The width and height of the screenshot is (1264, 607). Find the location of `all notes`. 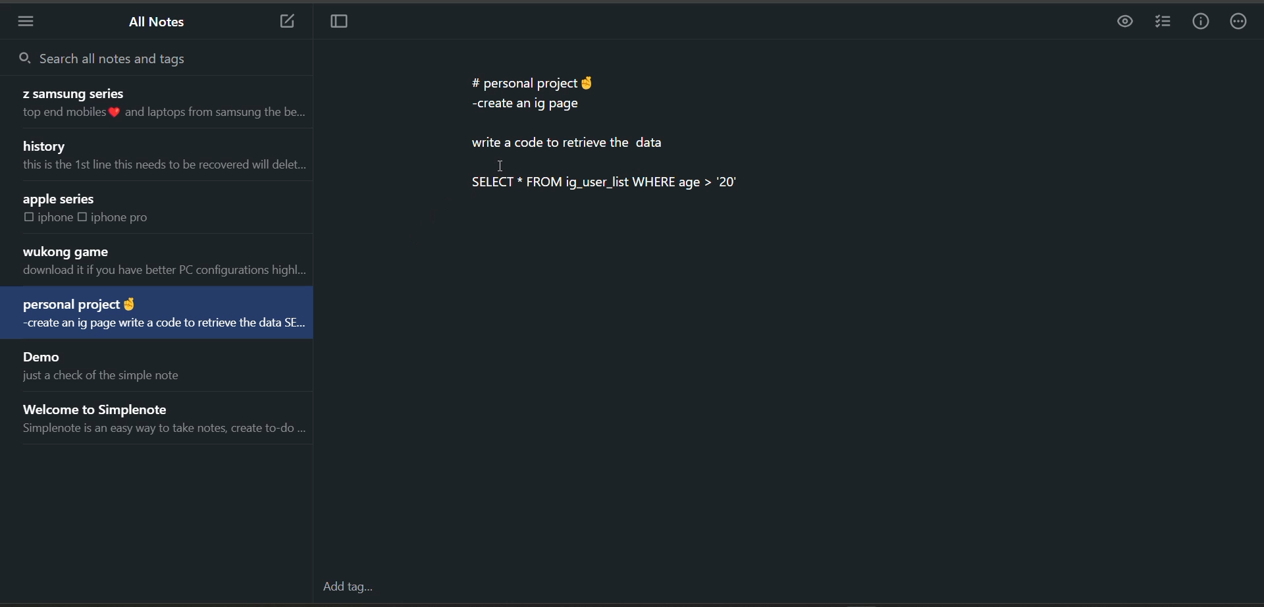

all notes is located at coordinates (159, 24).